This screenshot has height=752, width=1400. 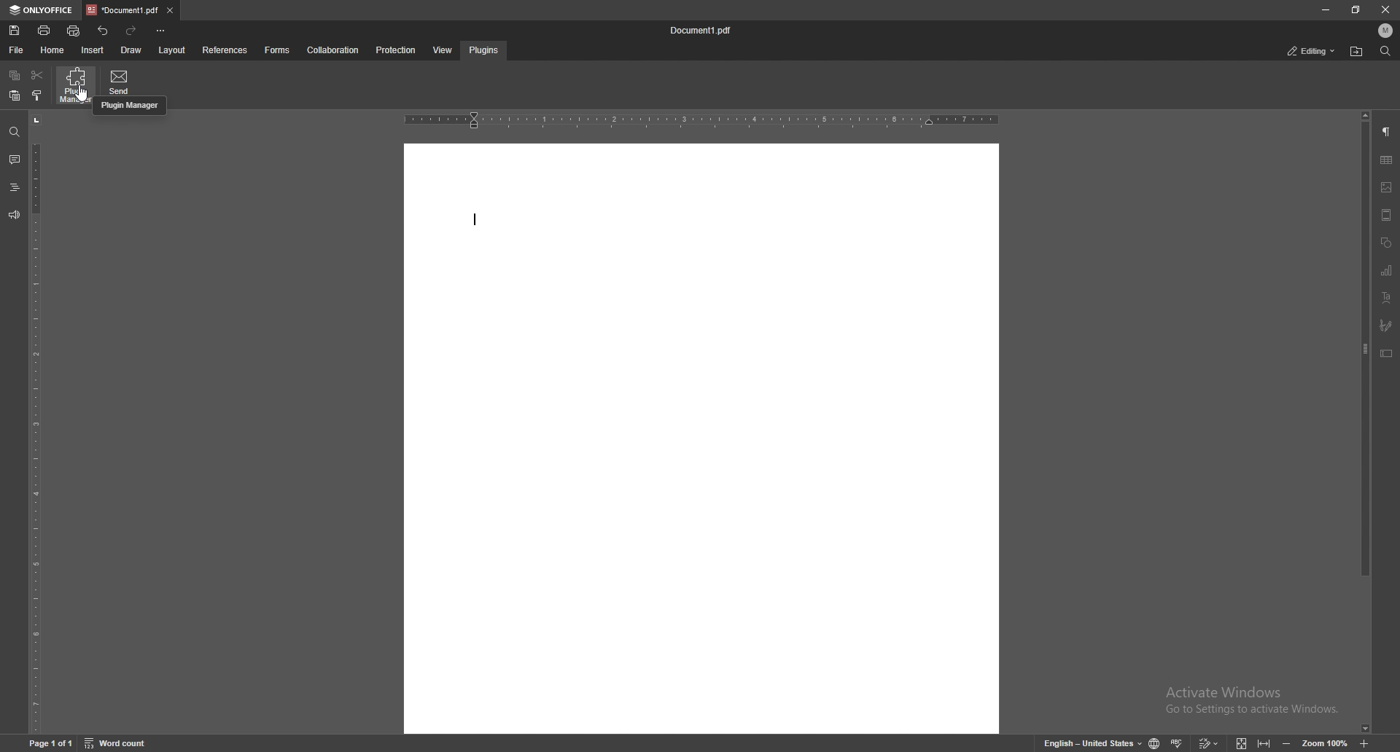 I want to click on find, so click(x=1384, y=52).